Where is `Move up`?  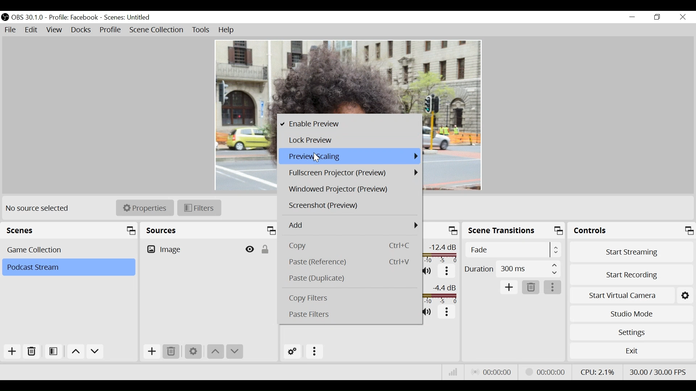
Move up is located at coordinates (76, 353).